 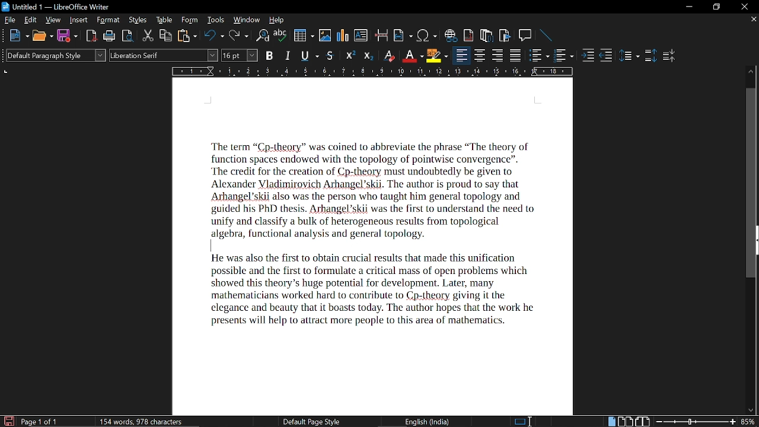 What do you see at coordinates (289, 55) in the screenshot?
I see `Italics` at bounding box center [289, 55].